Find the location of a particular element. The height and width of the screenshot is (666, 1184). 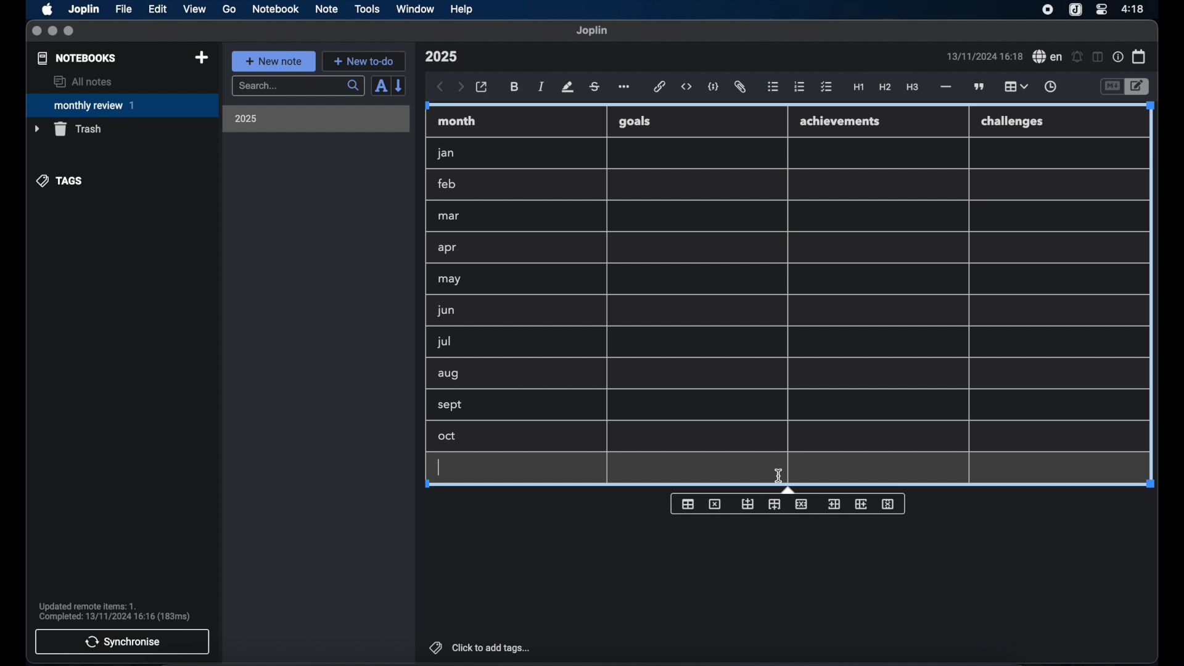

sept is located at coordinates (451, 406).